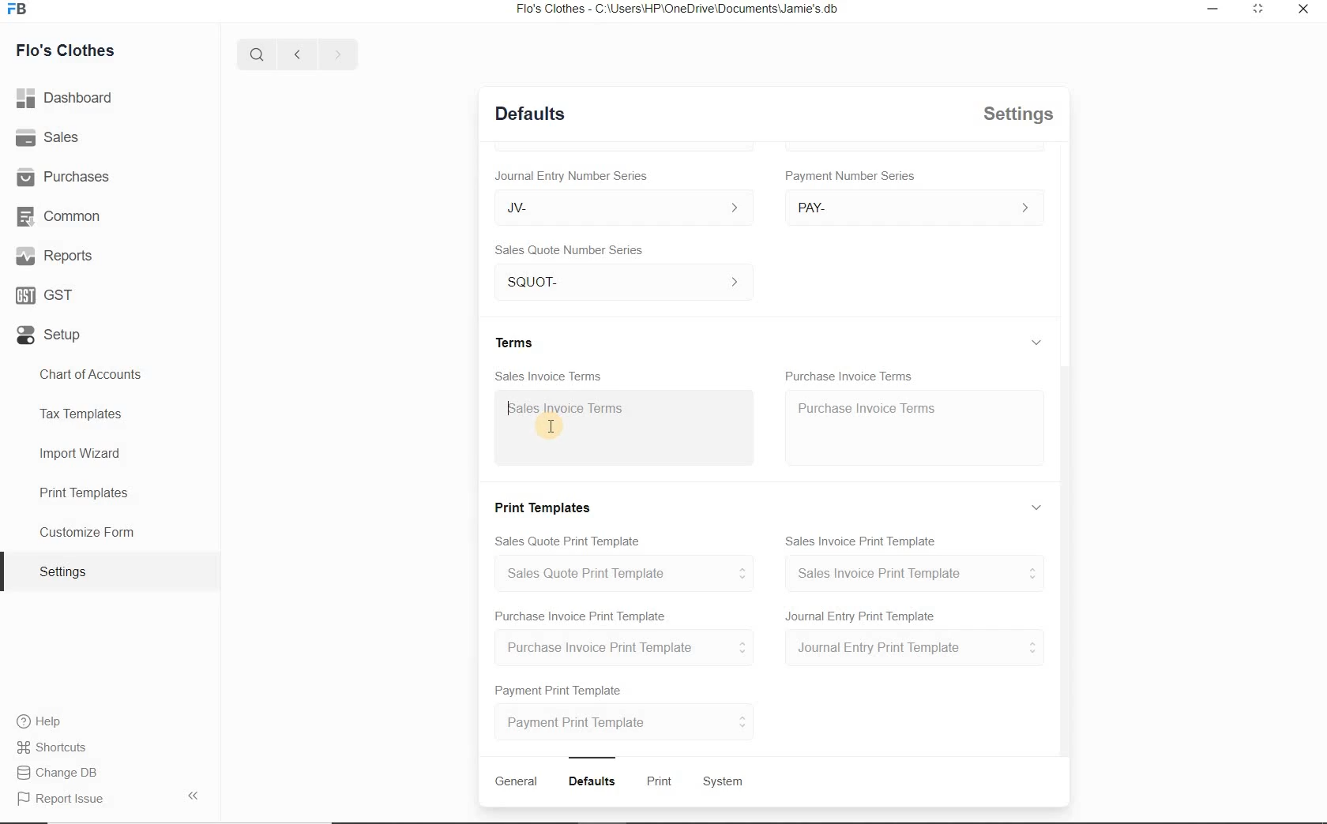 The width and height of the screenshot is (1327, 824). Describe the element at coordinates (915, 649) in the screenshot. I see `Journal Entry Print Template` at that location.